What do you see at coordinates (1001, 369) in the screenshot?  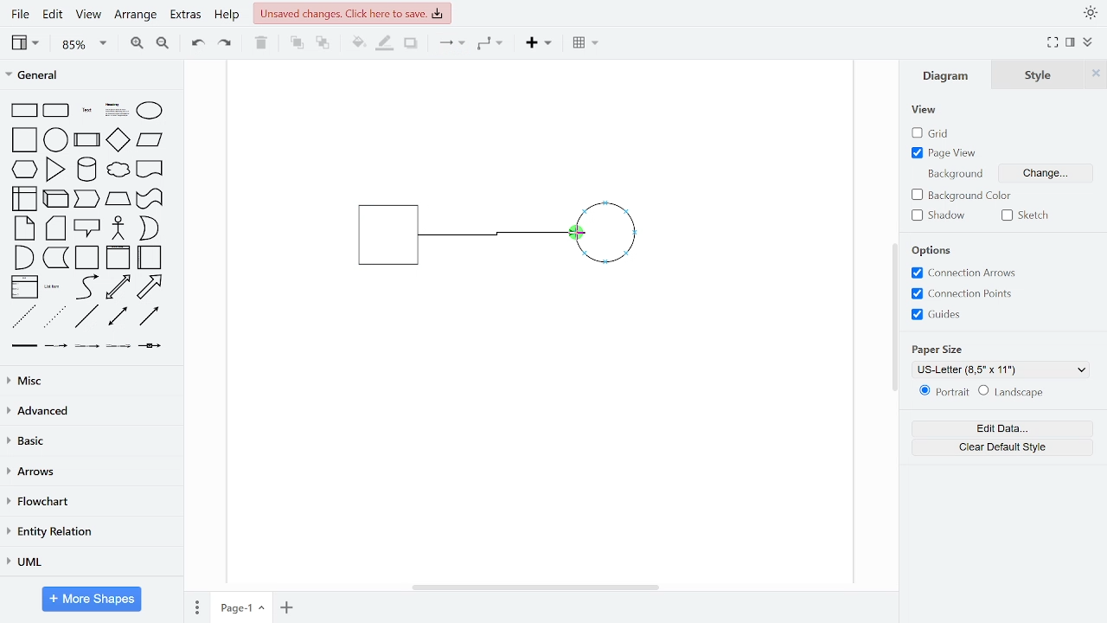 I see `current paper size` at bounding box center [1001, 369].